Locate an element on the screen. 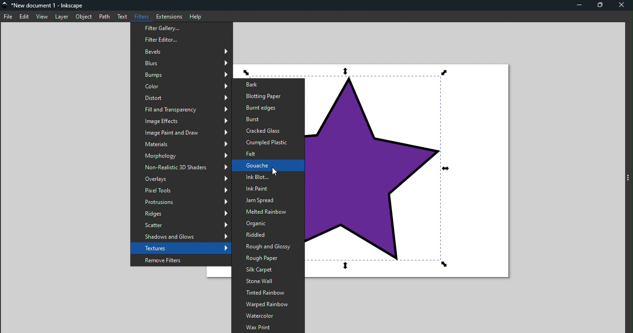 This screenshot has width=633, height=333. View is located at coordinates (42, 16).